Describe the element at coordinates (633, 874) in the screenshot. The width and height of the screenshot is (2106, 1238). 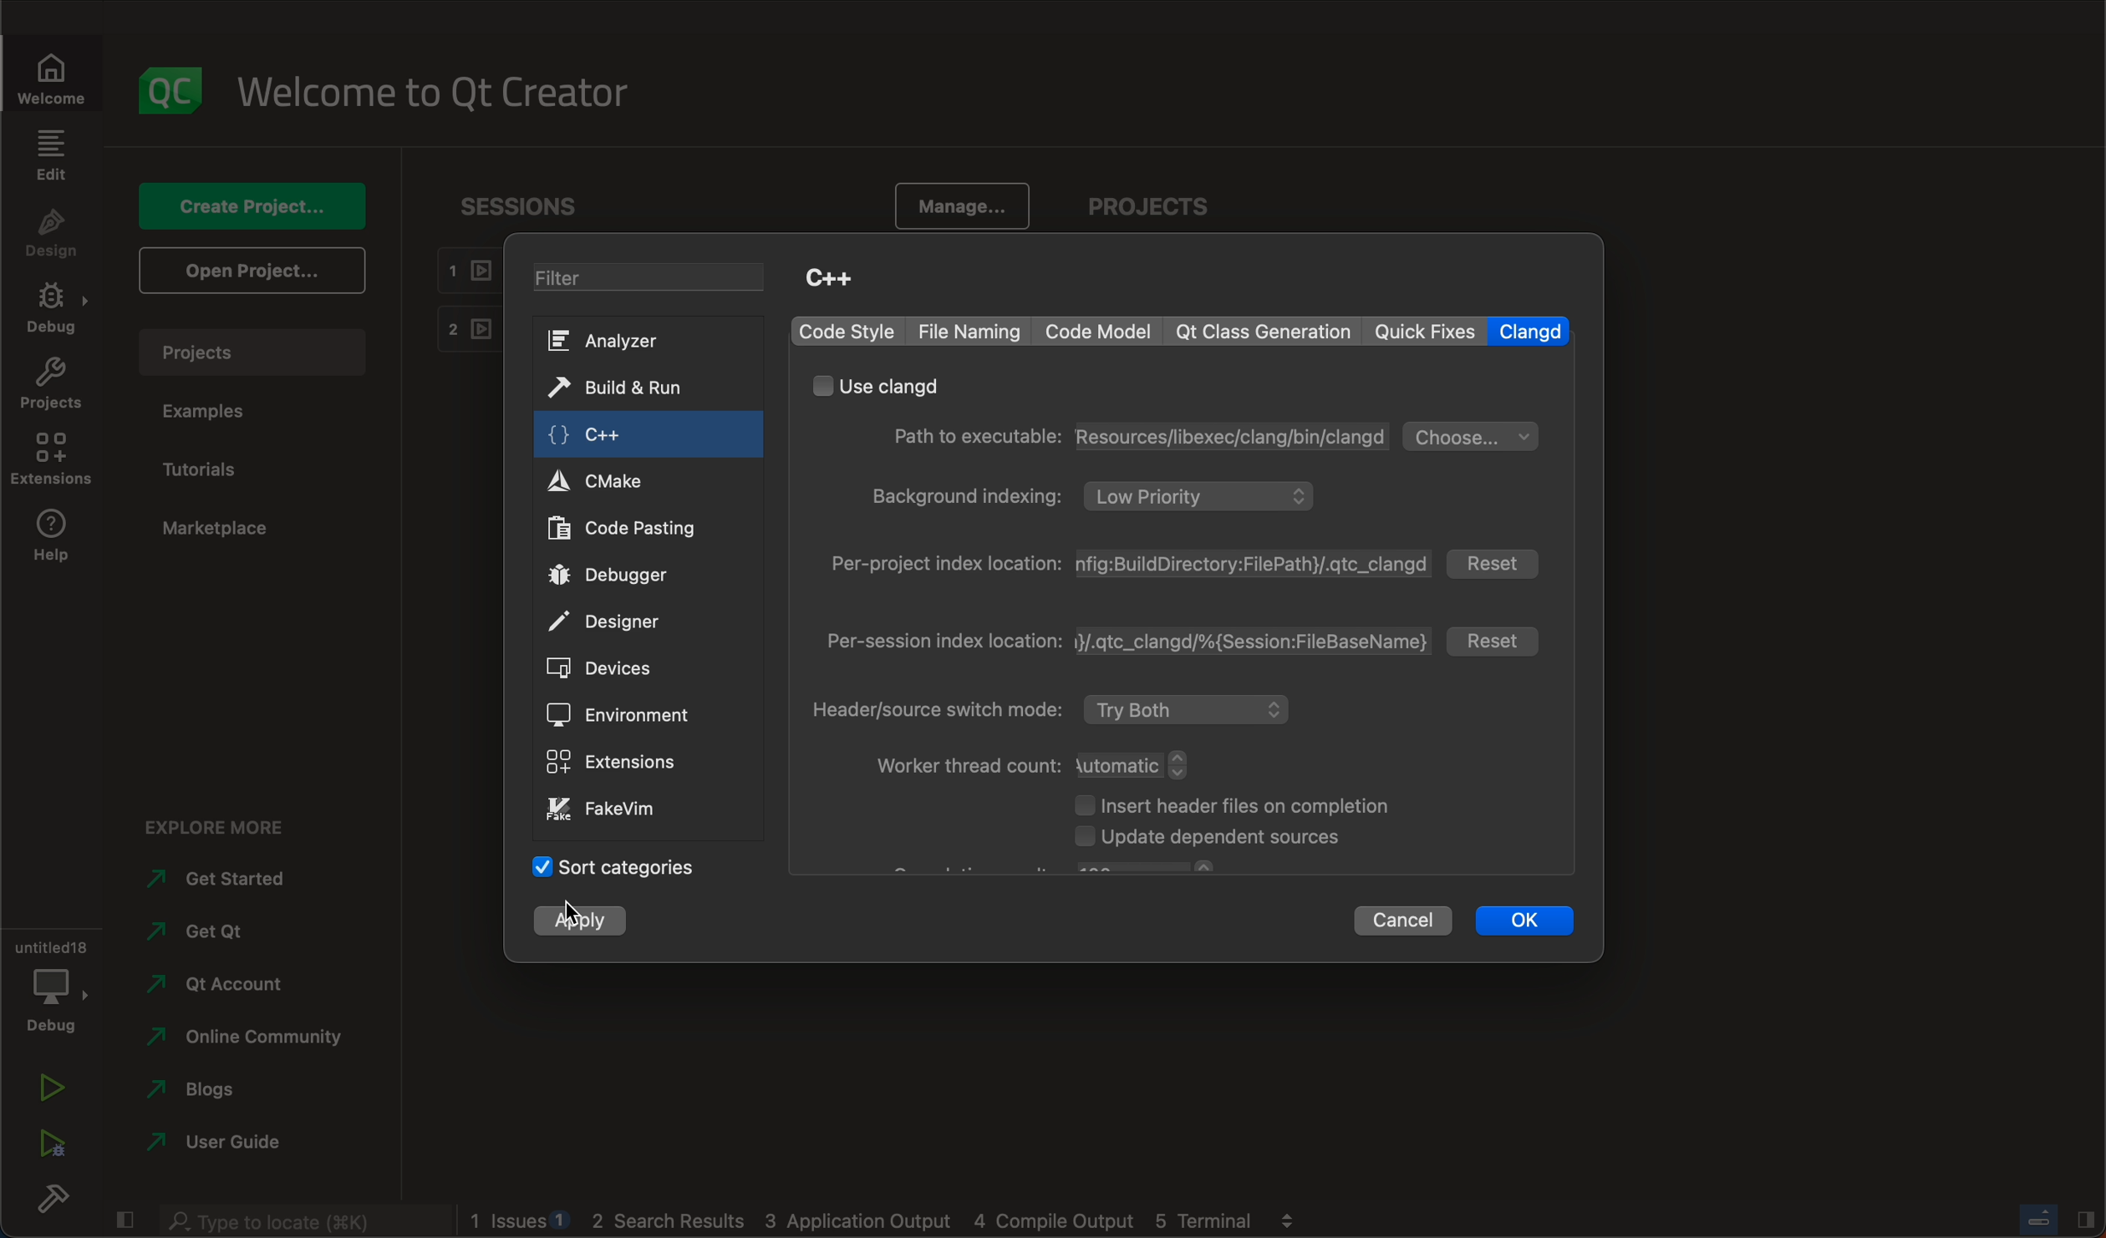
I see `categories` at that location.